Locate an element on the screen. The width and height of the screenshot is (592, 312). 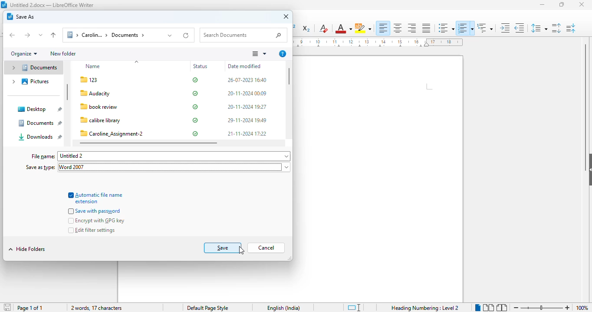
date modified & time is located at coordinates (247, 107).